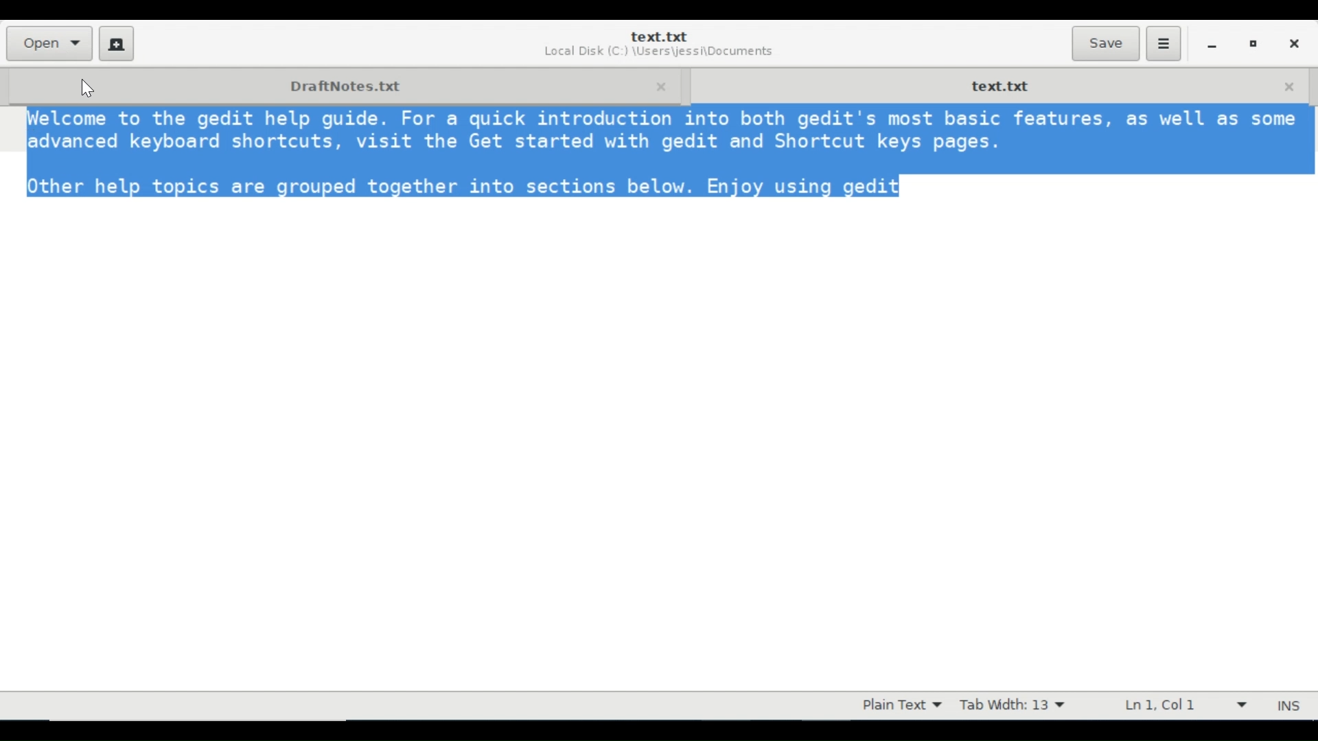  Describe the element at coordinates (659, 135) in the screenshot. I see `elcome to the gedit help guide. For a quick introduction into both gedit's most basic features, as well as some
advanced keyboard shortcuts, visit the Get started with gedit and Shortcut keys pages.` at that location.